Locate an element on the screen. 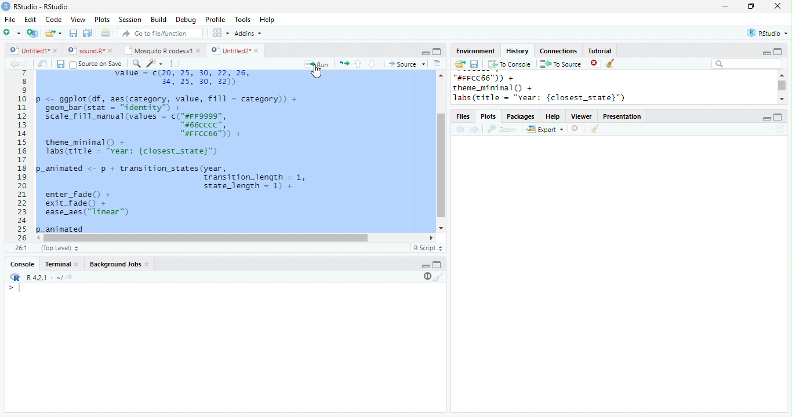 The height and width of the screenshot is (417, 792). Code is located at coordinates (54, 19).